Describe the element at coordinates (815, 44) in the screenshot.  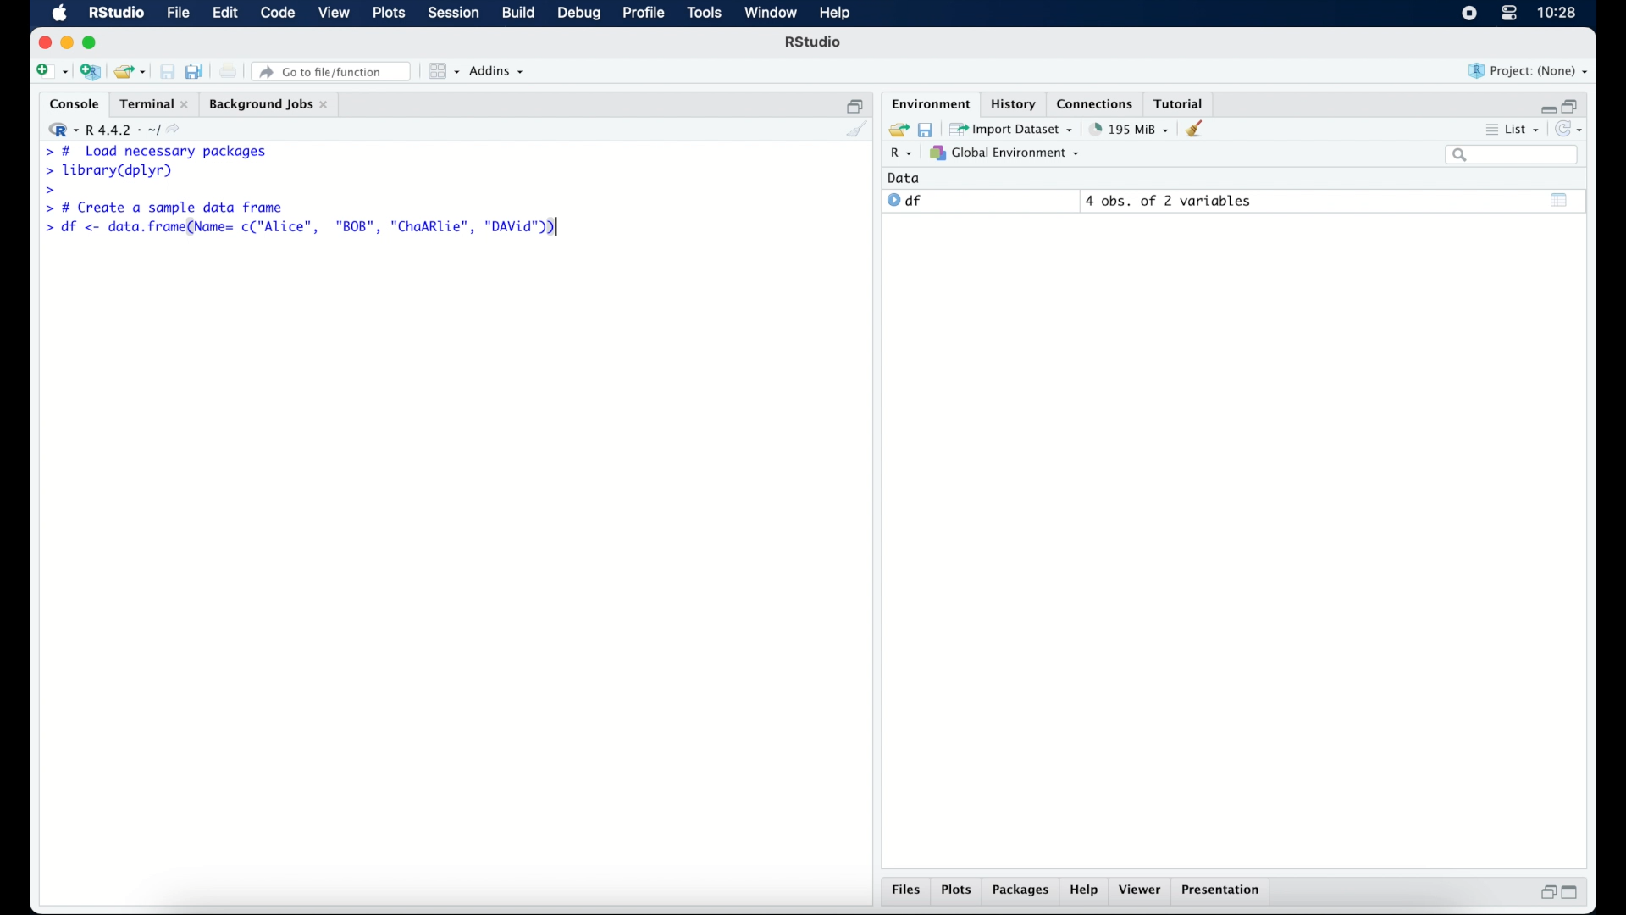
I see `R Studio` at that location.